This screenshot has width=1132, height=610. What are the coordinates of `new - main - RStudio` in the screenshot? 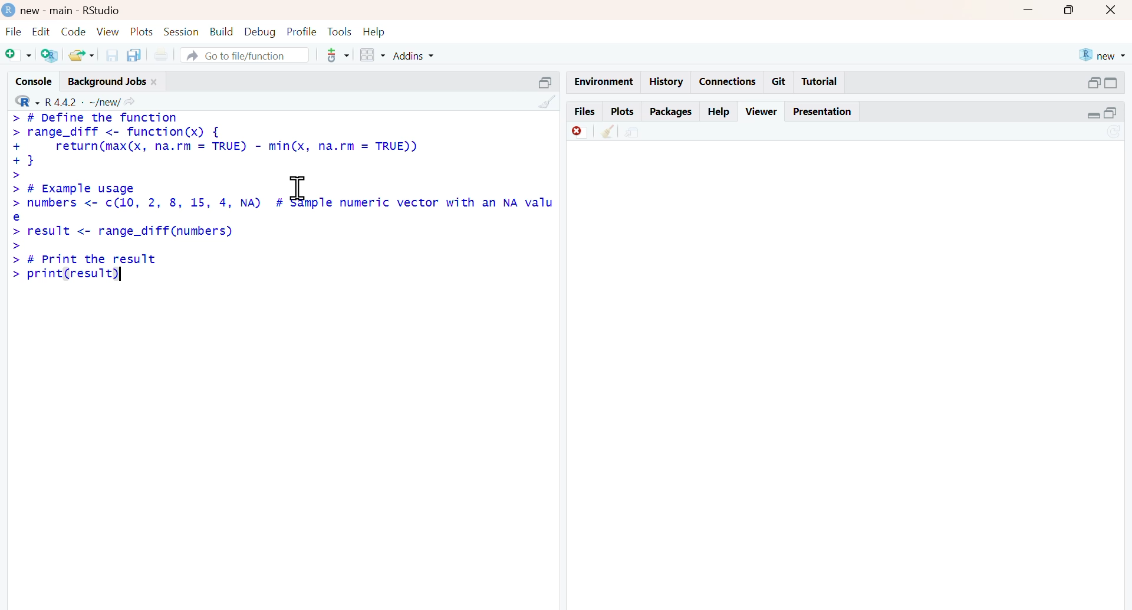 It's located at (72, 12).